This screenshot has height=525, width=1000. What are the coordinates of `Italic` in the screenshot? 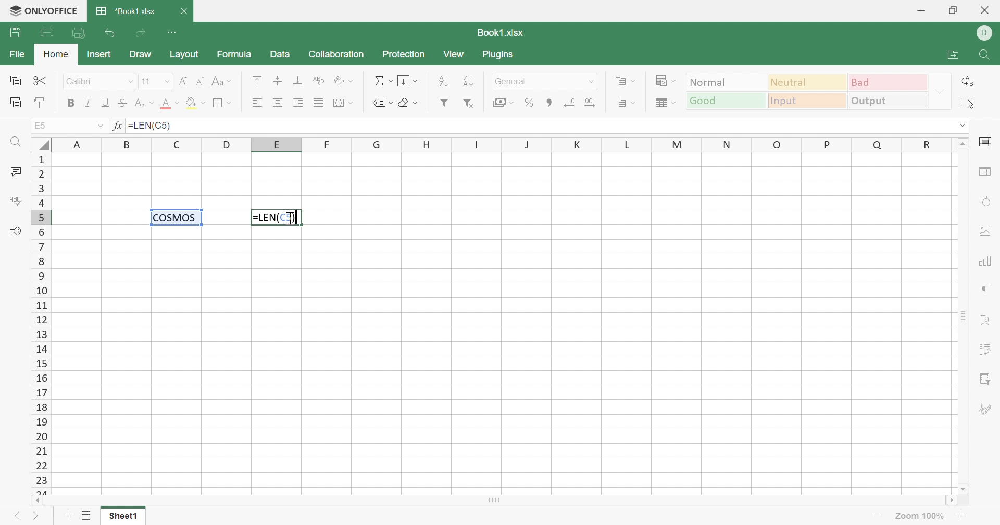 It's located at (88, 103).